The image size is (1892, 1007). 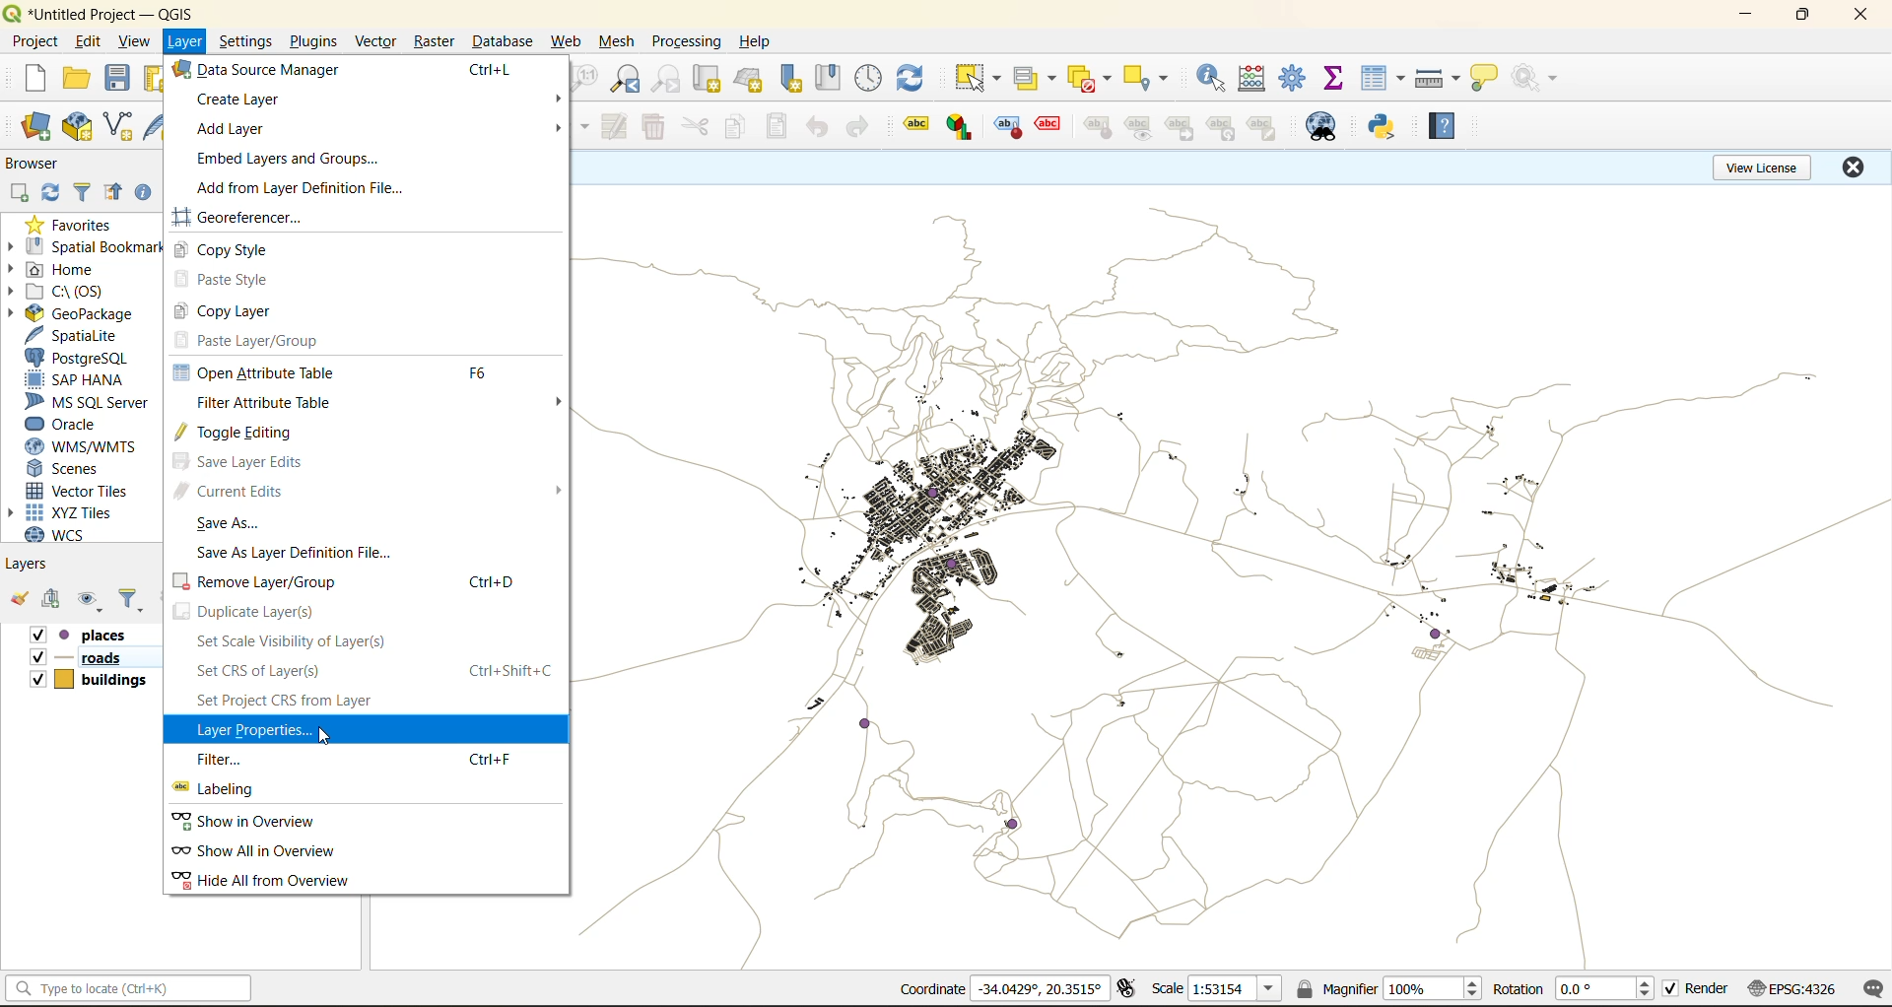 I want to click on open attribute table, so click(x=358, y=372).